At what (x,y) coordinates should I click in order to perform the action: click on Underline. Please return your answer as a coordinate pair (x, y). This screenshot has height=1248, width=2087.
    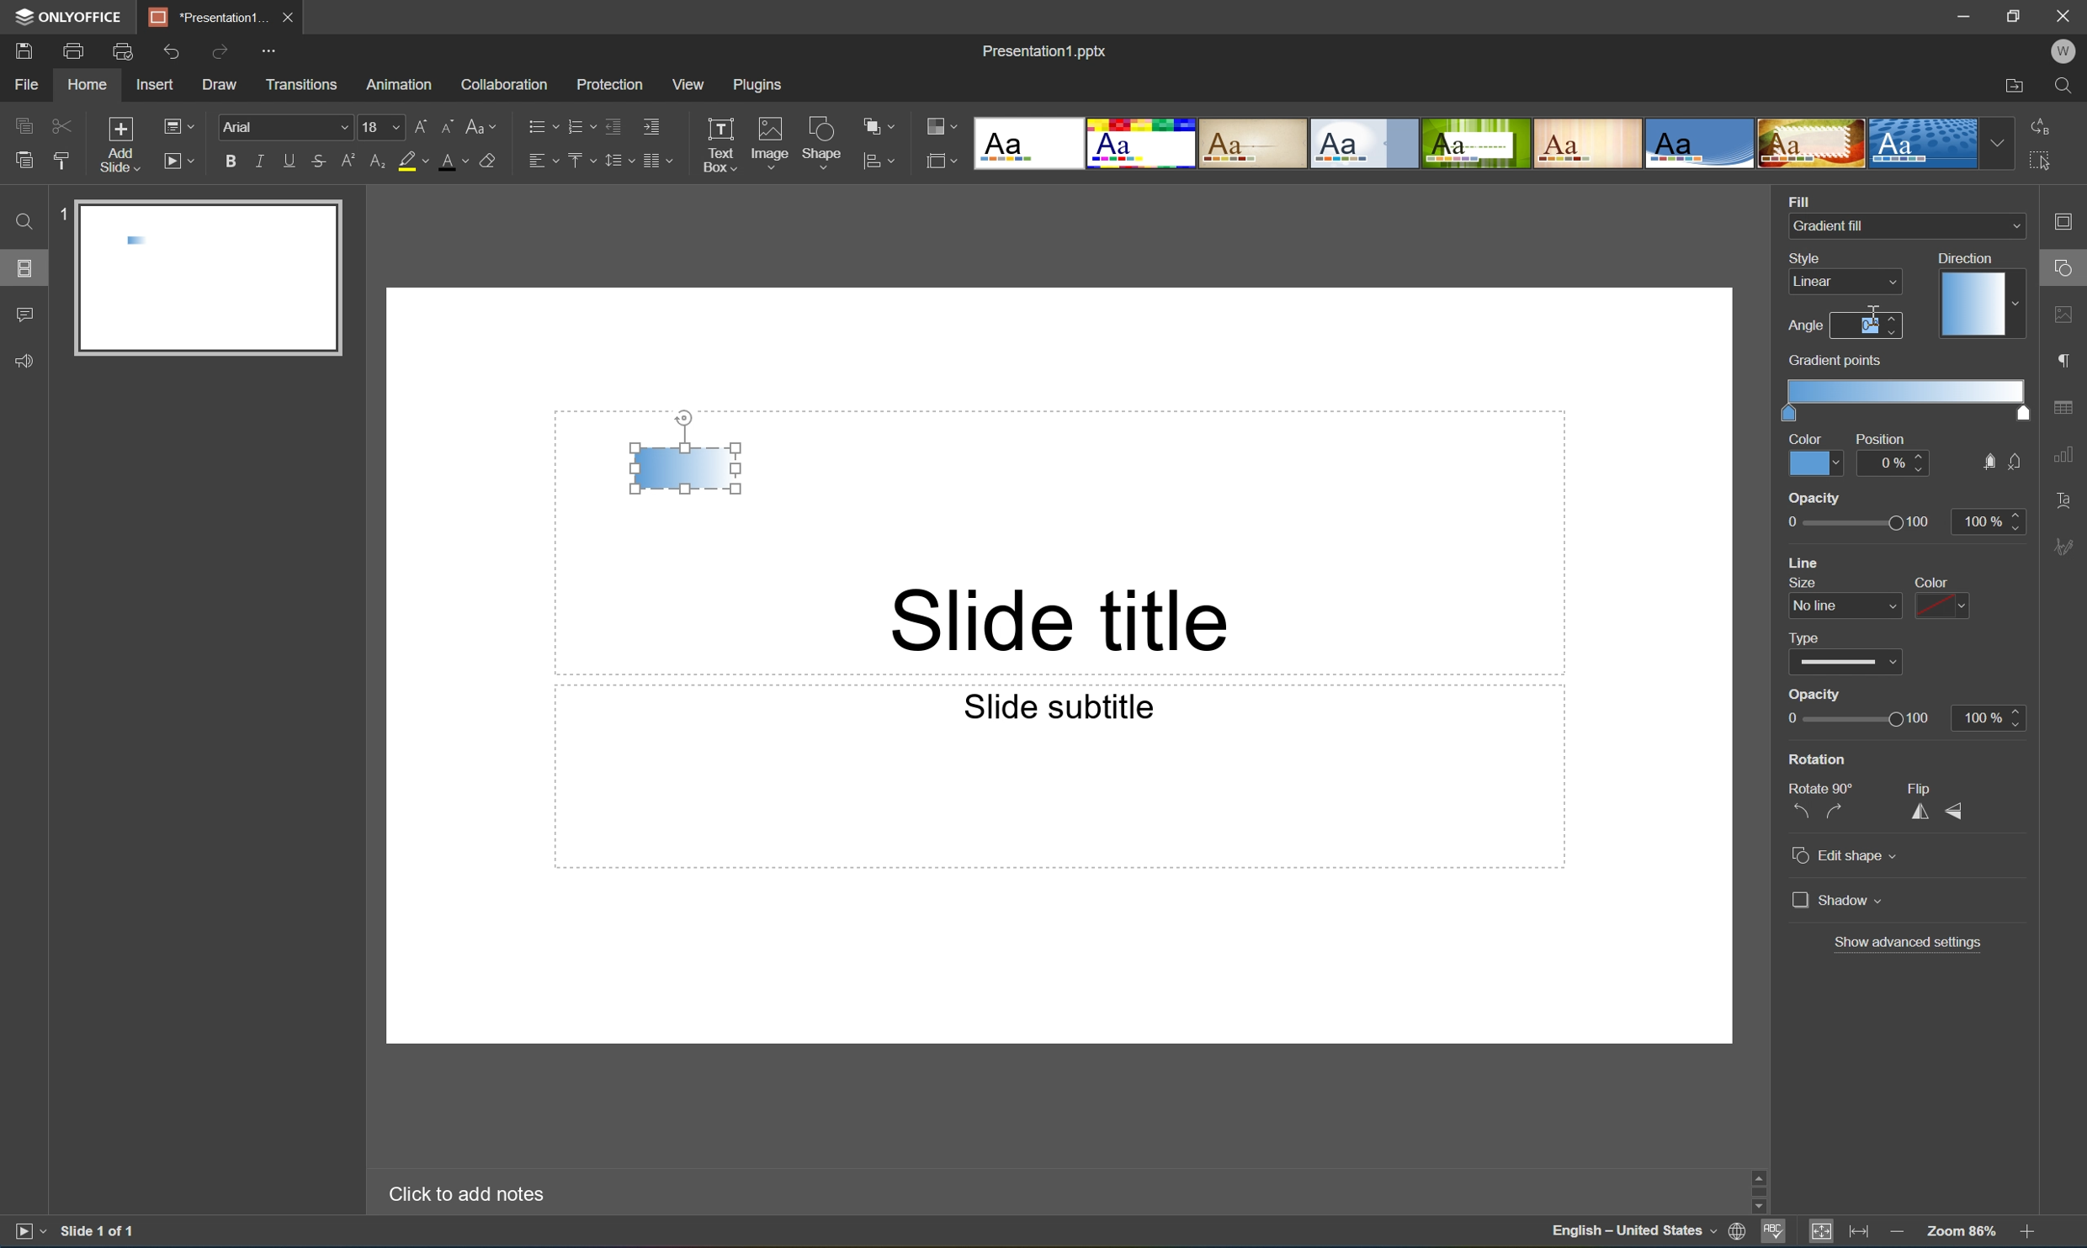
    Looking at the image, I should click on (289, 157).